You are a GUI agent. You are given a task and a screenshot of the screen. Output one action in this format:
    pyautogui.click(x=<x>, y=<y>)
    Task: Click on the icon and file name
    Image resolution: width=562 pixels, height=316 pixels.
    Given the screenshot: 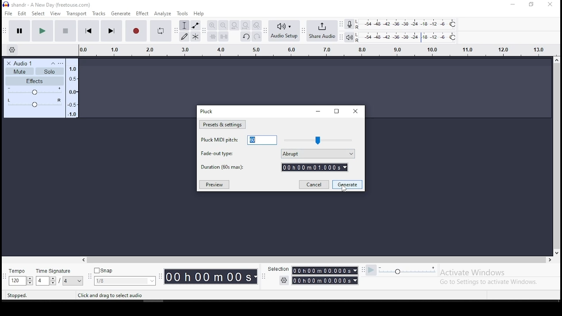 What is the action you would take?
    pyautogui.click(x=47, y=5)
    